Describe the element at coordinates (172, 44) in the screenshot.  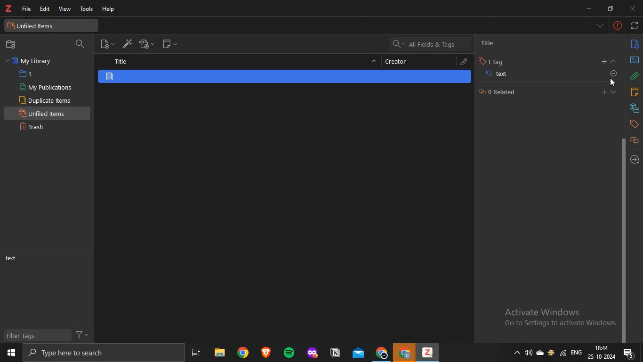
I see `new note` at that location.